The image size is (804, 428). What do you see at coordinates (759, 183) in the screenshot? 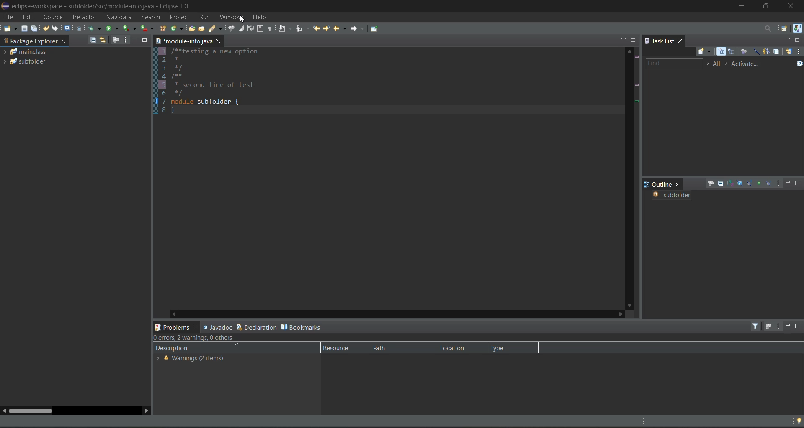
I see `hide non public members` at bounding box center [759, 183].